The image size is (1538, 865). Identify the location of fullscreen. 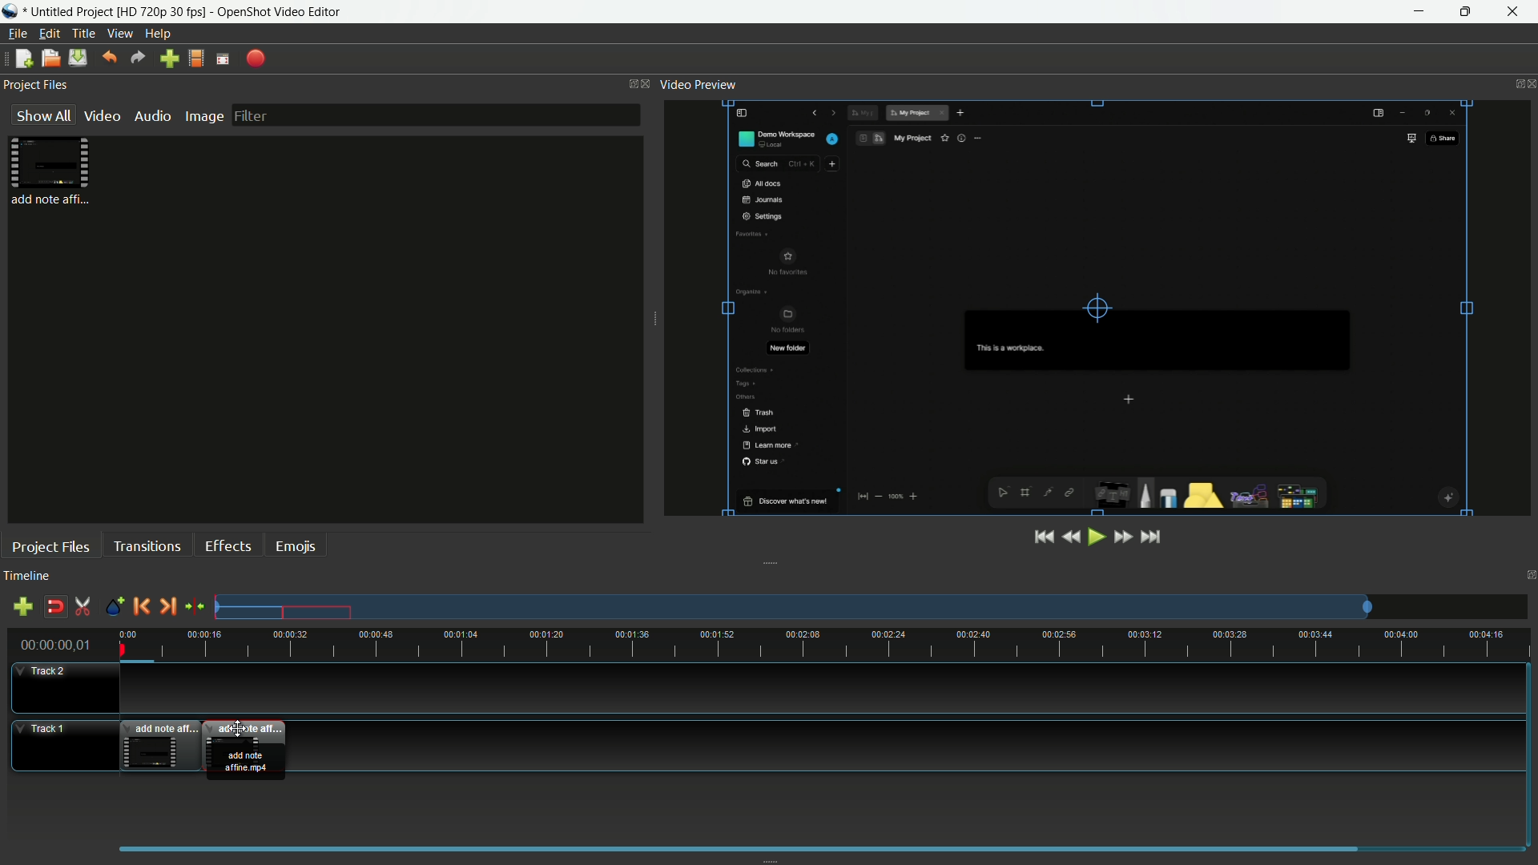
(223, 58).